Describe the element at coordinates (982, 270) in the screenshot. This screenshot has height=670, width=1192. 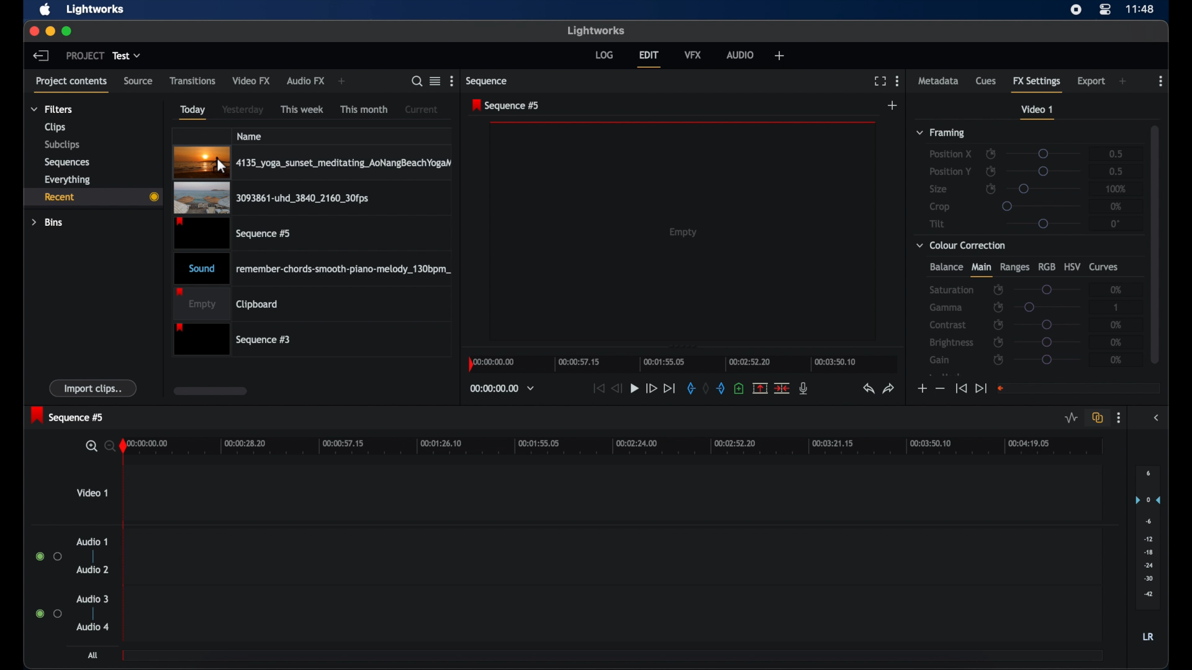
I see `` at that location.